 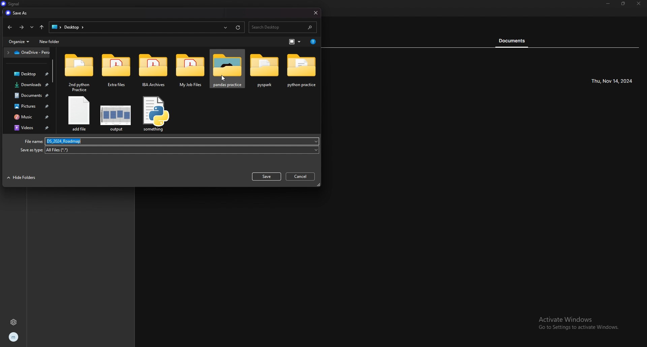 I want to click on get help, so click(x=313, y=42).